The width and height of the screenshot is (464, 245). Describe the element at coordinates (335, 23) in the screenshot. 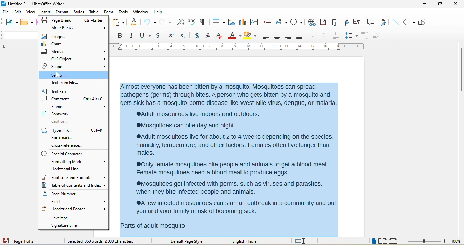

I see `endnote` at that location.